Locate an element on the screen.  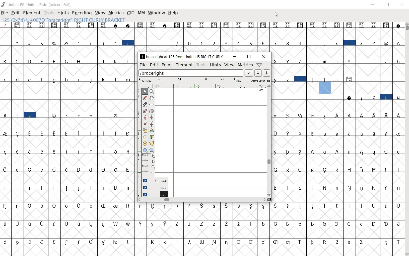
glyph characters is located at coordinates (67, 135).